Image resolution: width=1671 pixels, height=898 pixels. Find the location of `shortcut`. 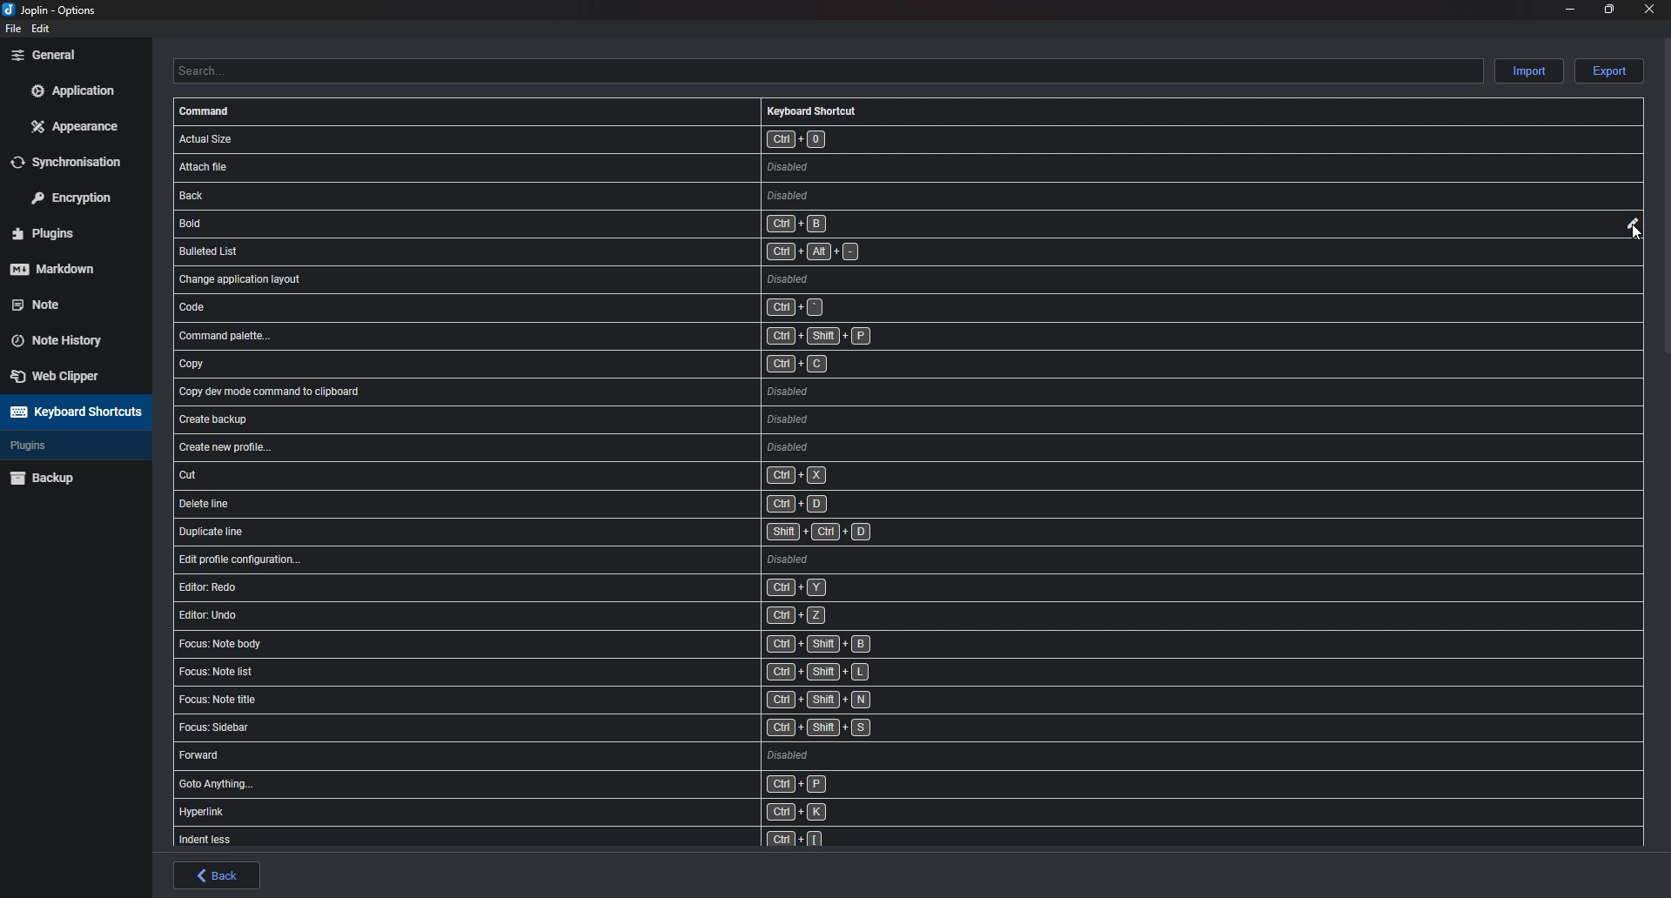

shortcut is located at coordinates (595, 533).